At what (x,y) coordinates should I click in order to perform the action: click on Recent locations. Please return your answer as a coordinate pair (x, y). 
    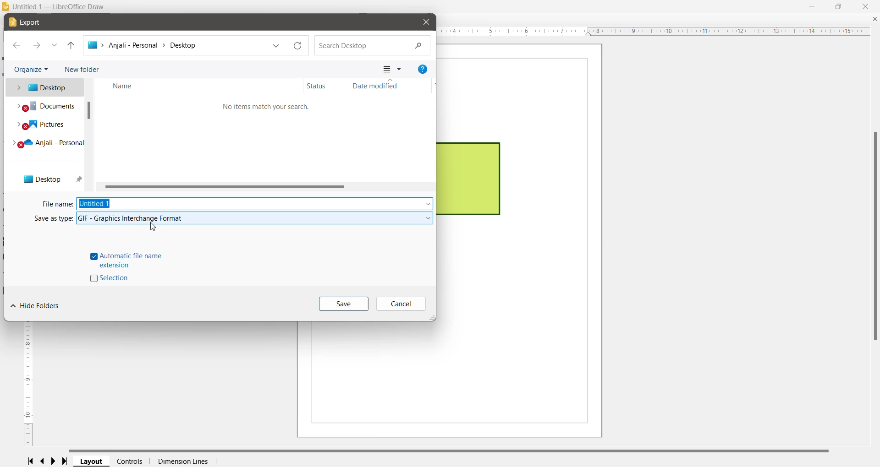
    Looking at the image, I should click on (55, 46).